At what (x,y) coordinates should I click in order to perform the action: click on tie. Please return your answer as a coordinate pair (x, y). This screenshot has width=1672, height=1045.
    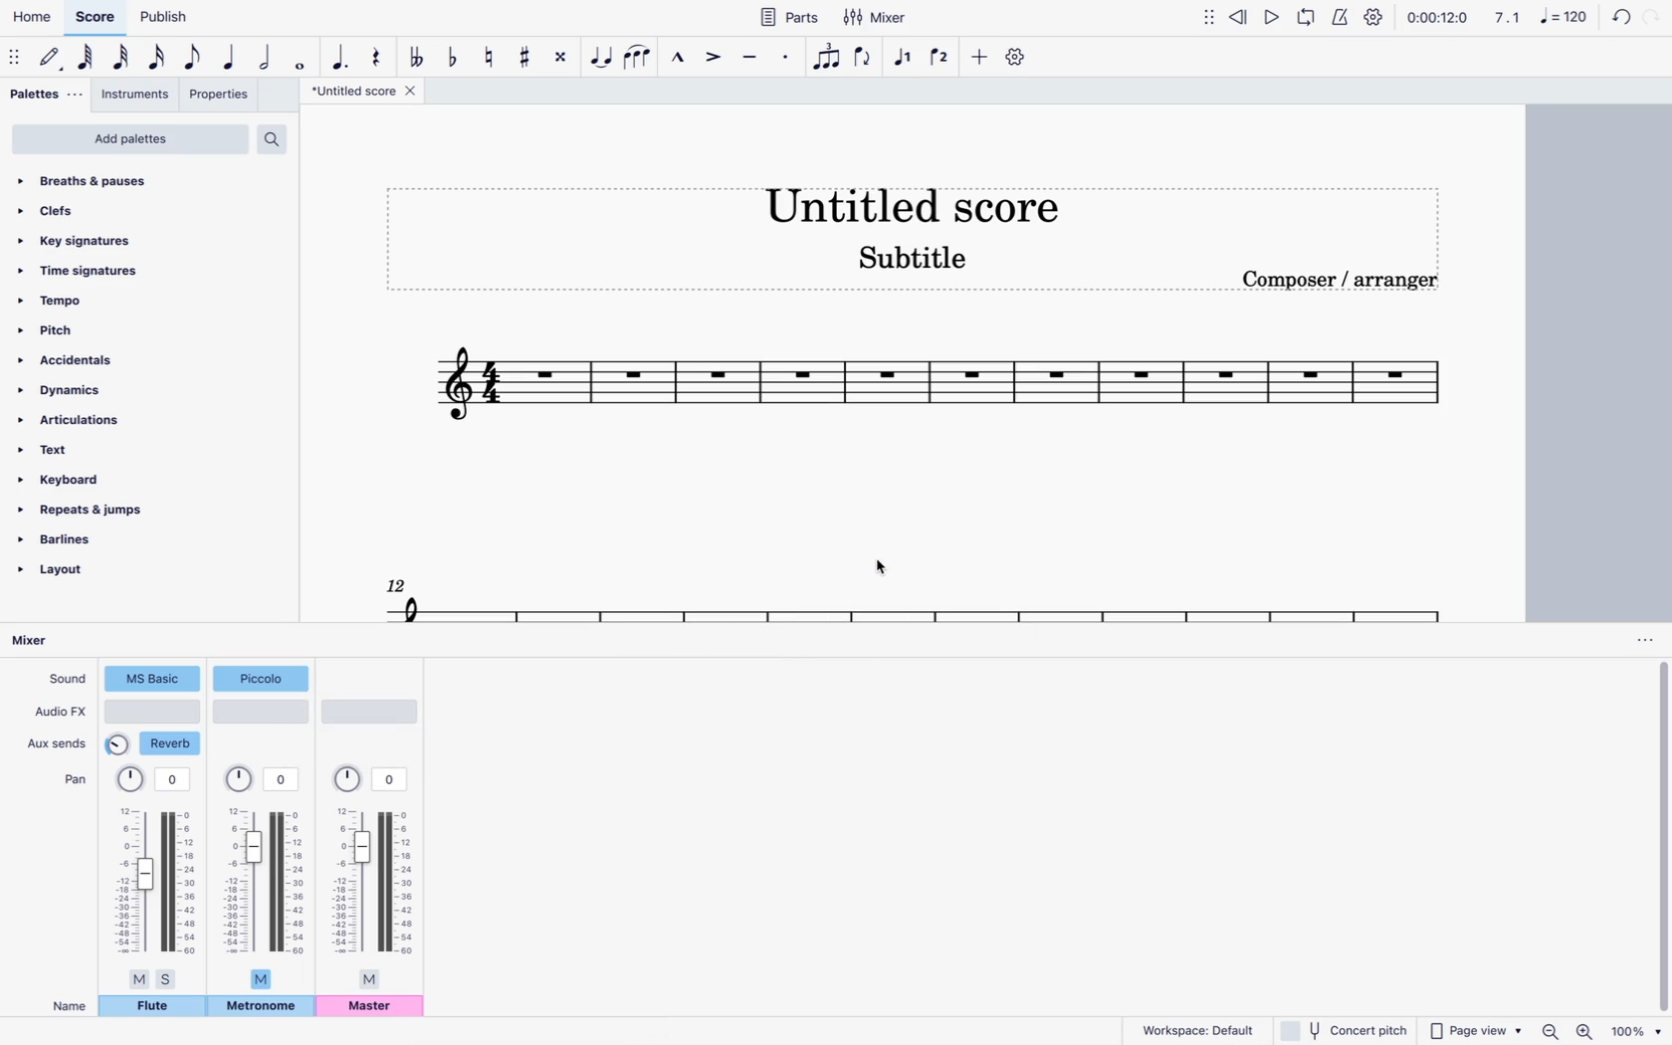
    Looking at the image, I should click on (602, 59).